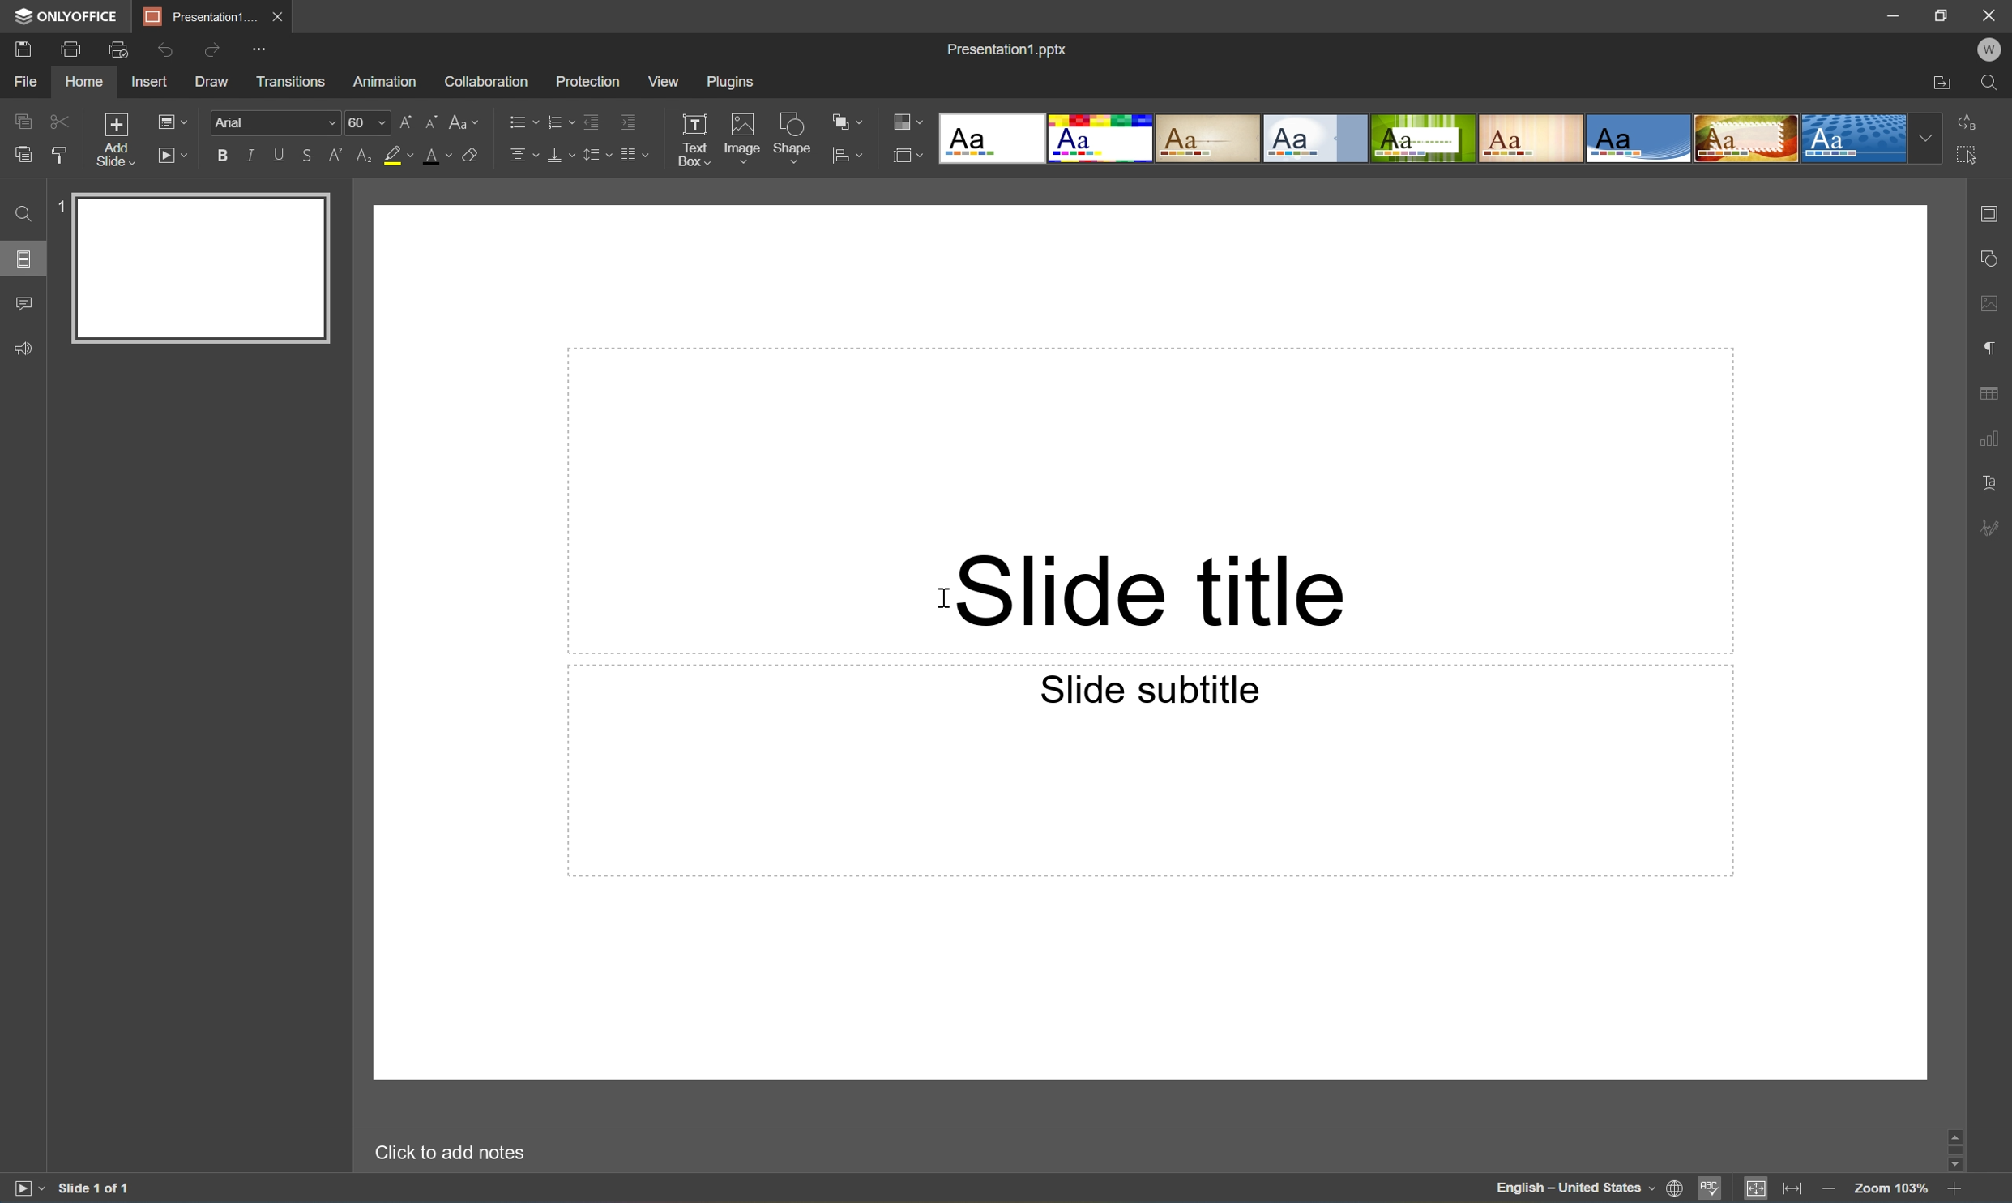 This screenshot has height=1203, width=2012. I want to click on Bold, so click(218, 155).